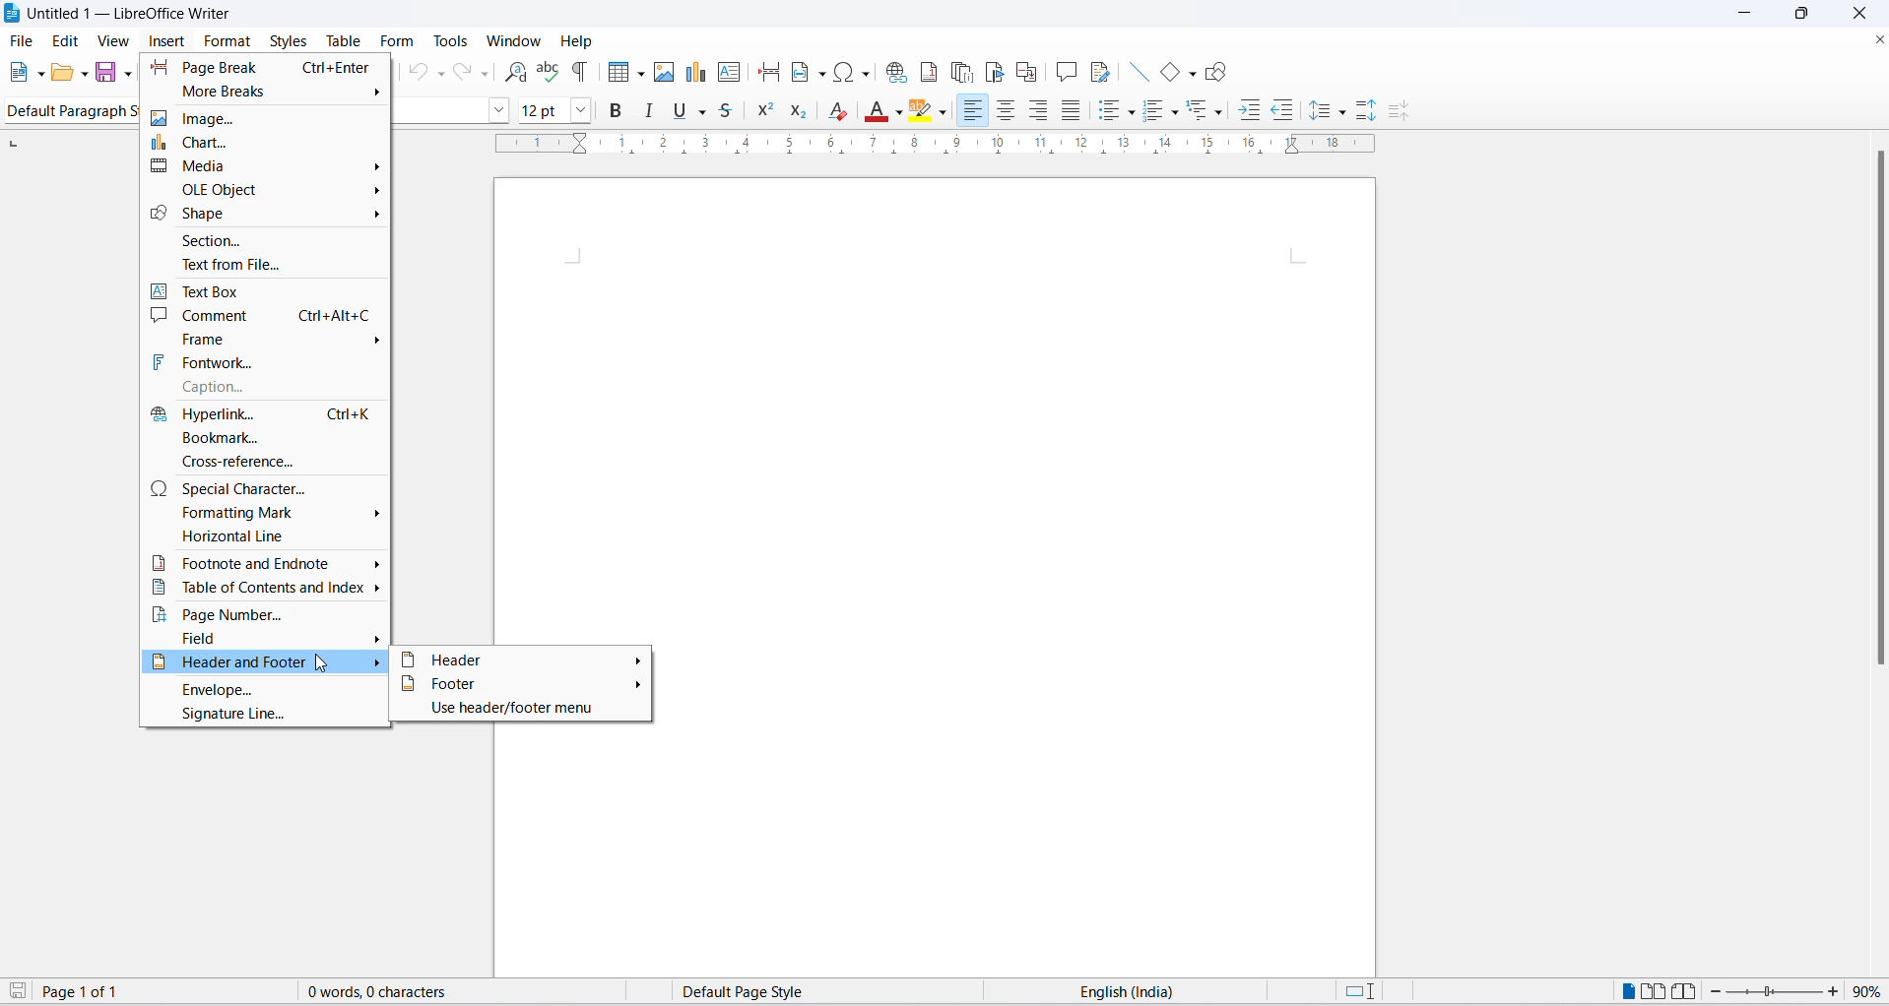 Image resolution: width=1889 pixels, height=1006 pixels. I want to click on more breaks, so click(264, 94).